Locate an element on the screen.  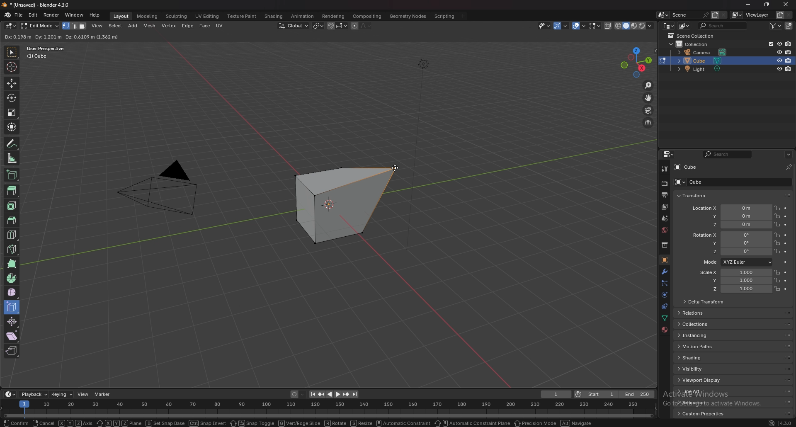
location x is located at coordinates (729, 208).